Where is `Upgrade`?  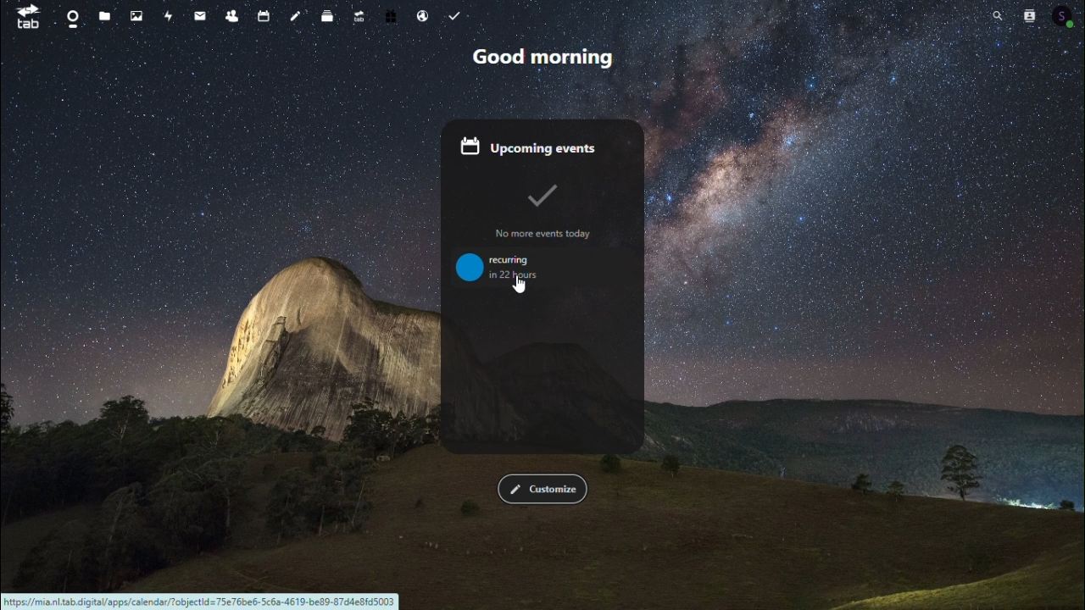 Upgrade is located at coordinates (359, 14).